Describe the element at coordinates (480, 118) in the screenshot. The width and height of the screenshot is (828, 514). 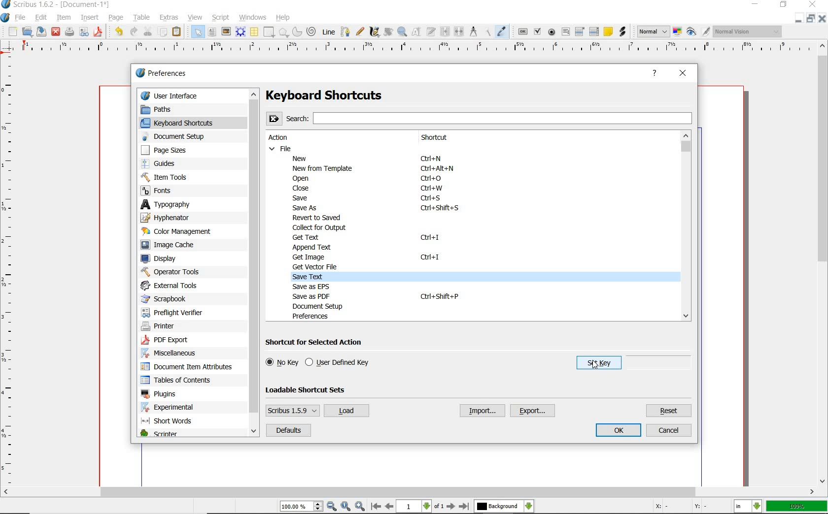
I see `Search` at that location.